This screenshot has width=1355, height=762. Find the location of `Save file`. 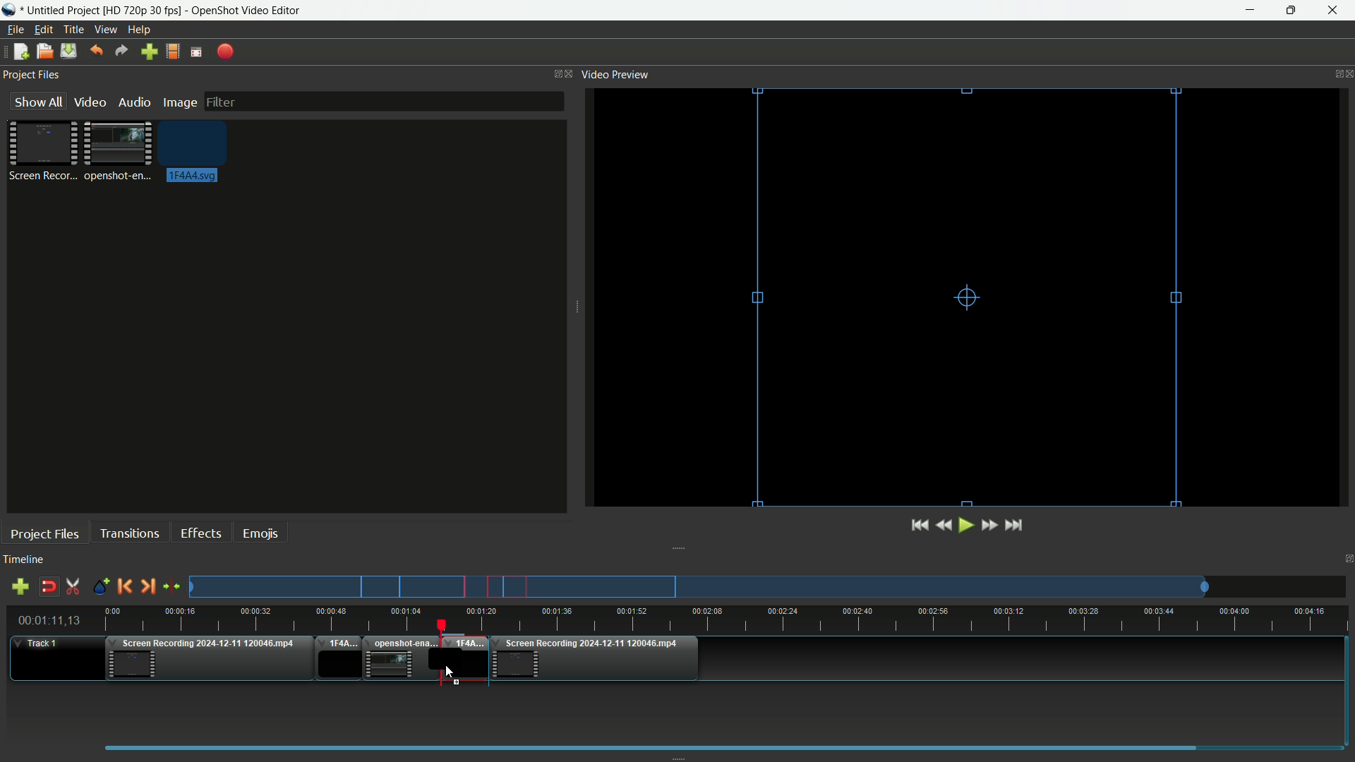

Save file is located at coordinates (68, 52).